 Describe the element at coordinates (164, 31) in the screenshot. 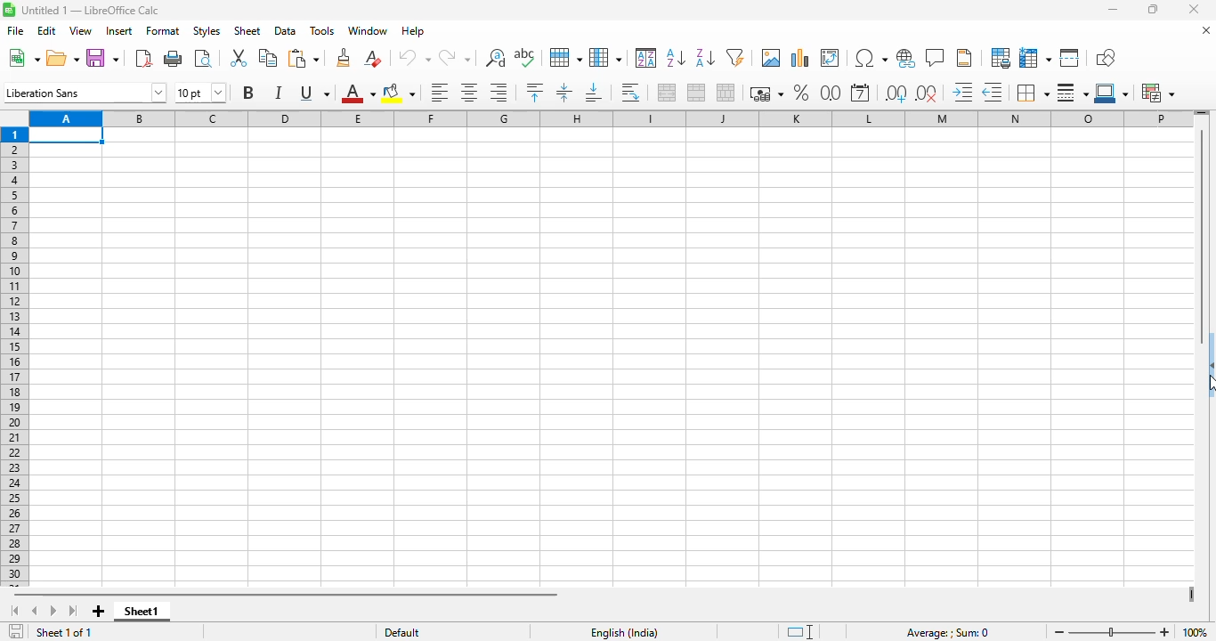

I see `format` at that location.